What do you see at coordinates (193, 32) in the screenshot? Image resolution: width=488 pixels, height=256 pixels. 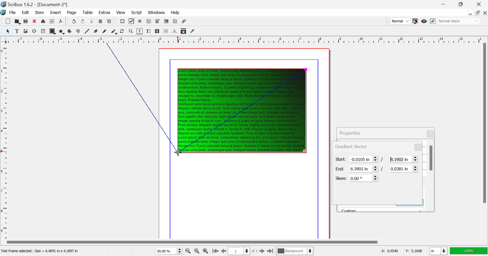 I see `Eyedropper` at bounding box center [193, 32].